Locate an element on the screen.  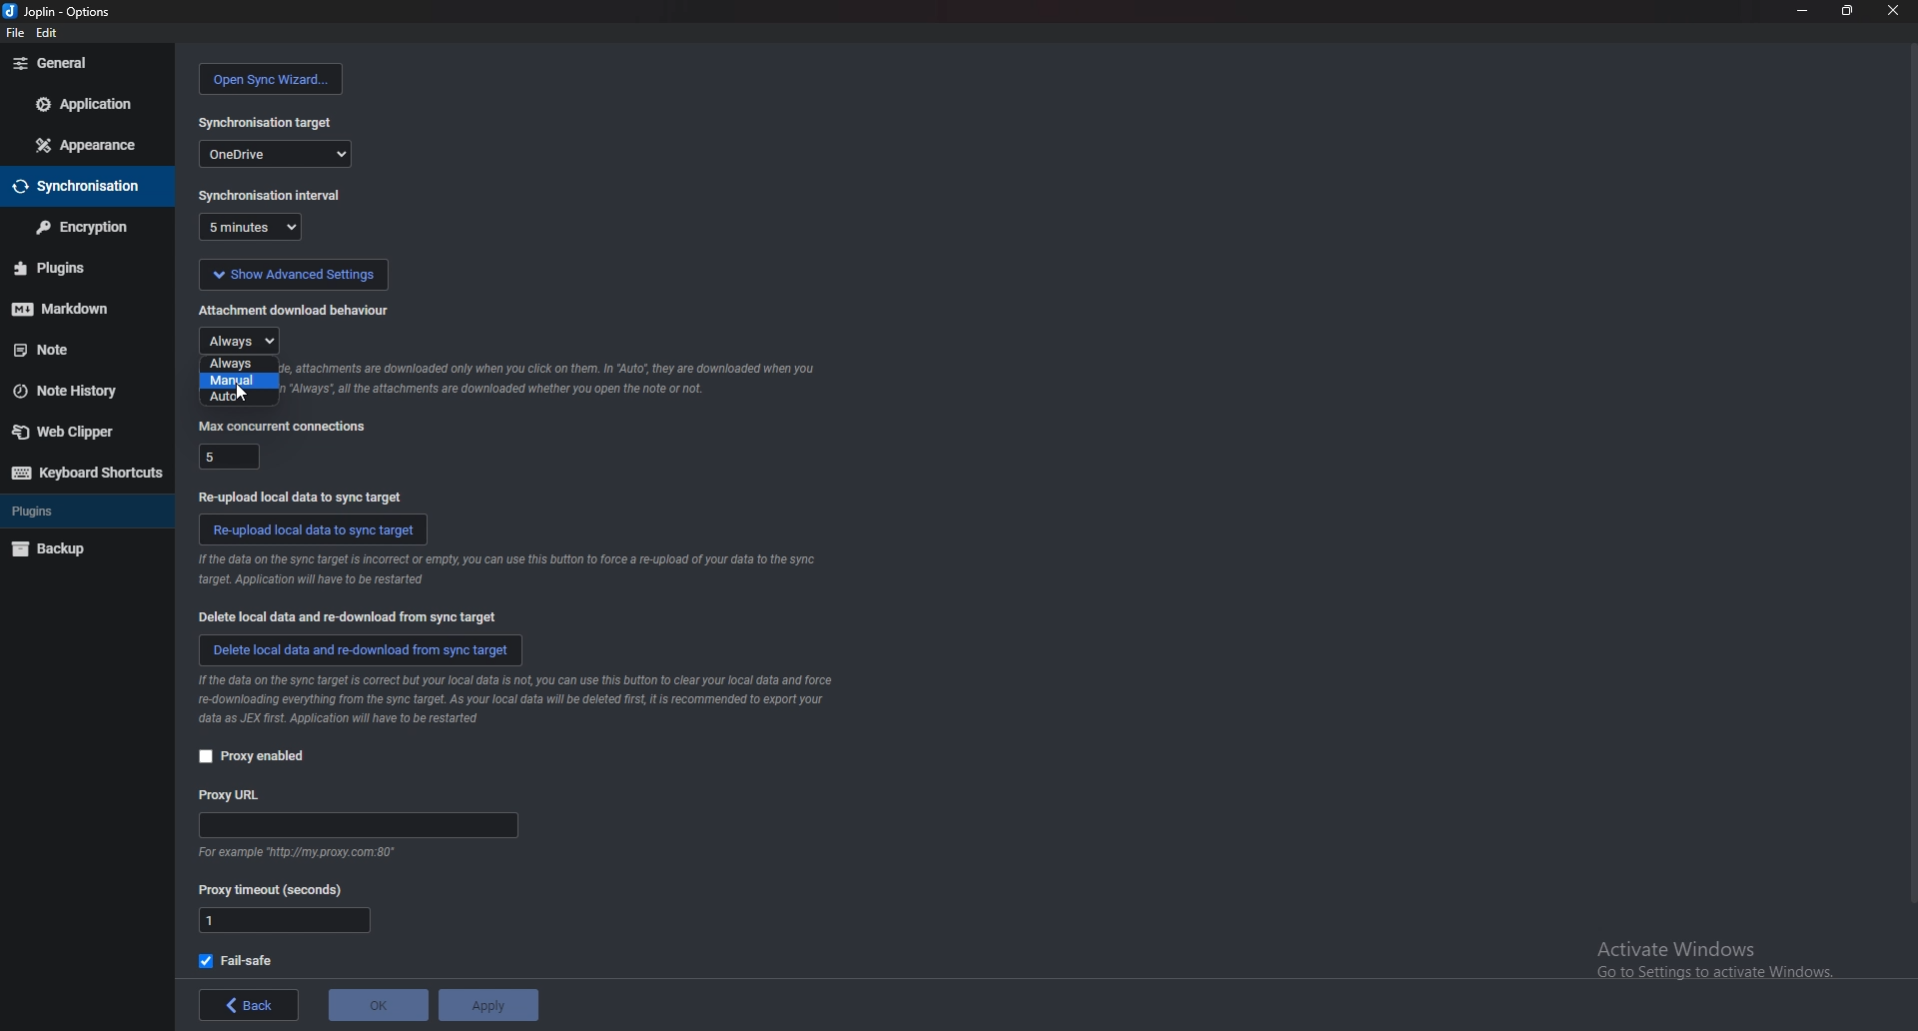
1 is located at coordinates (285, 921).